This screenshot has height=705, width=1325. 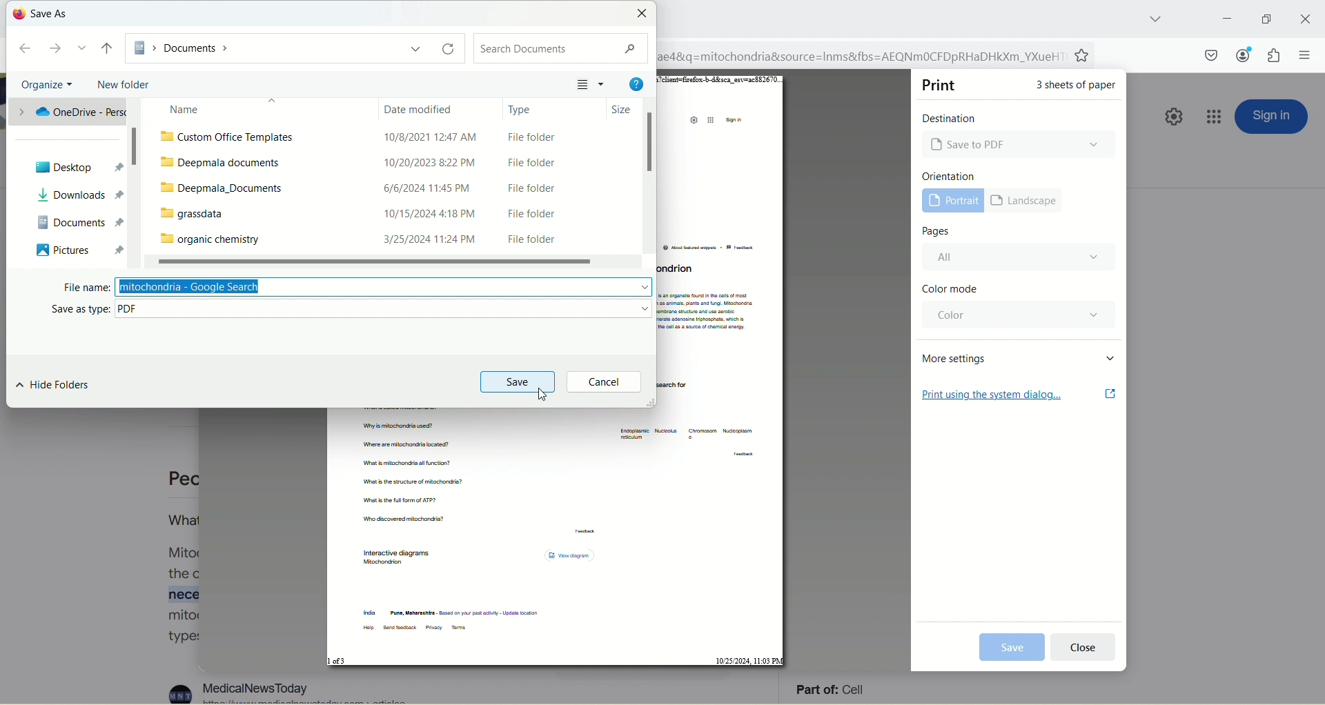 What do you see at coordinates (1023, 257) in the screenshot?
I see `all` at bounding box center [1023, 257].